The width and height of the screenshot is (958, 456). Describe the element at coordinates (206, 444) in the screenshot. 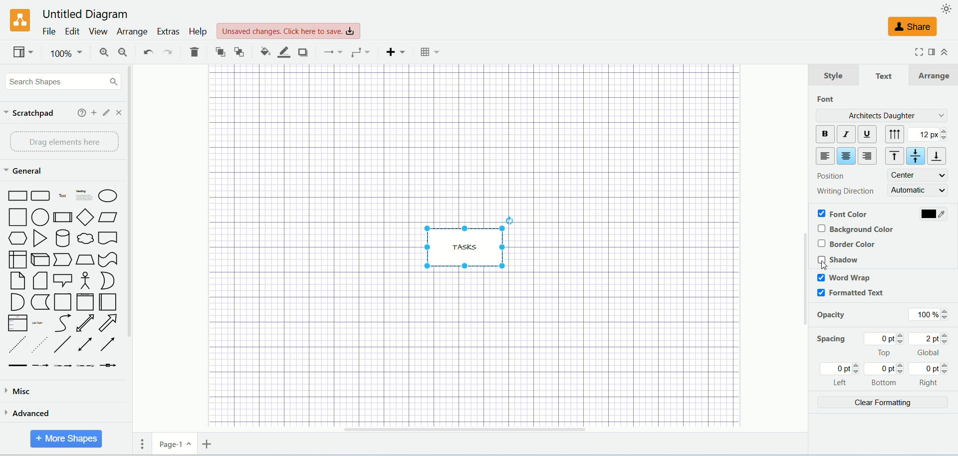

I see `insert page` at that location.